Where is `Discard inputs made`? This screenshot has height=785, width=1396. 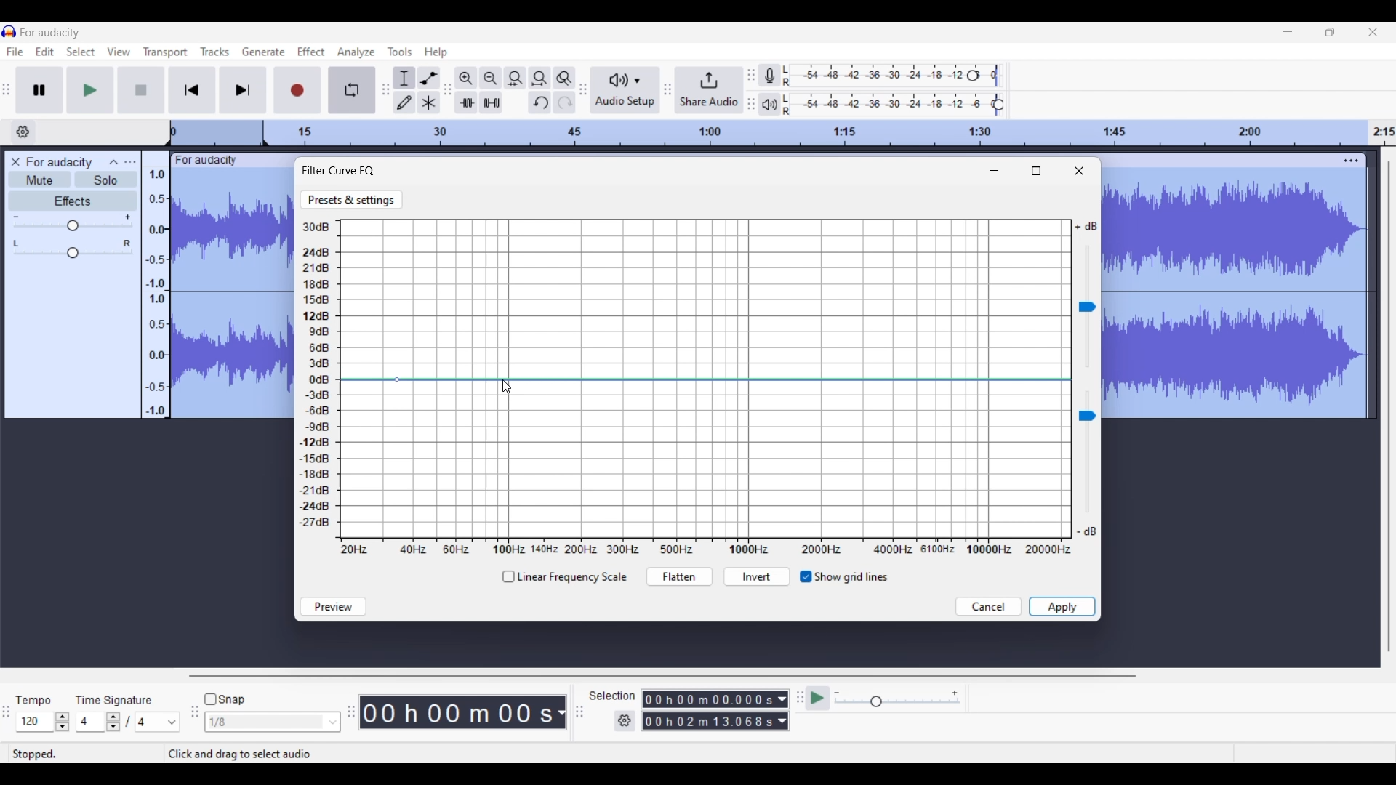 Discard inputs made is located at coordinates (989, 607).